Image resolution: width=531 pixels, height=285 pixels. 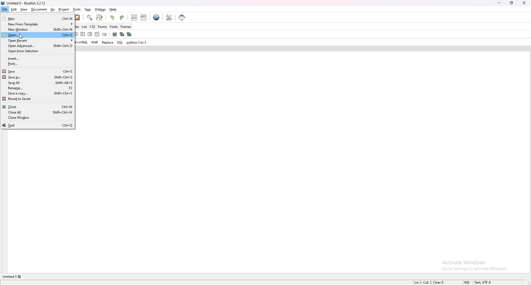 What do you see at coordinates (524, 3) in the screenshot?
I see `close` at bounding box center [524, 3].